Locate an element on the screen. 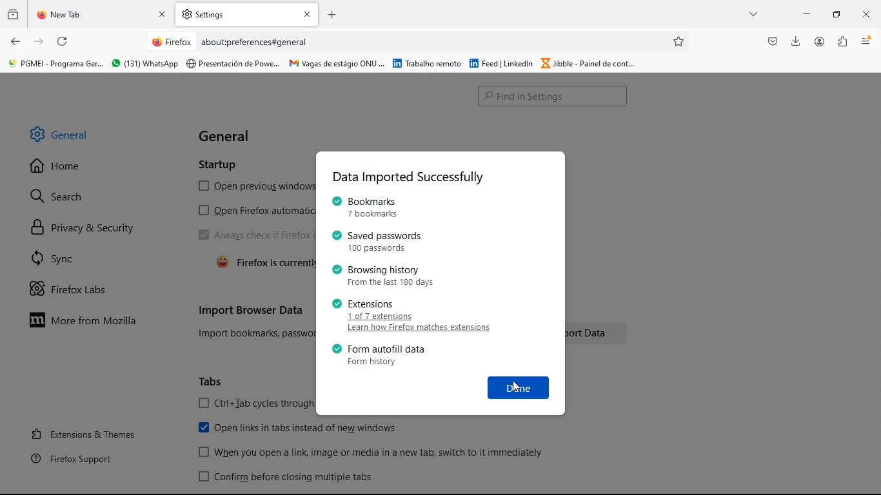 The width and height of the screenshot is (881, 495). forward is located at coordinates (39, 43).